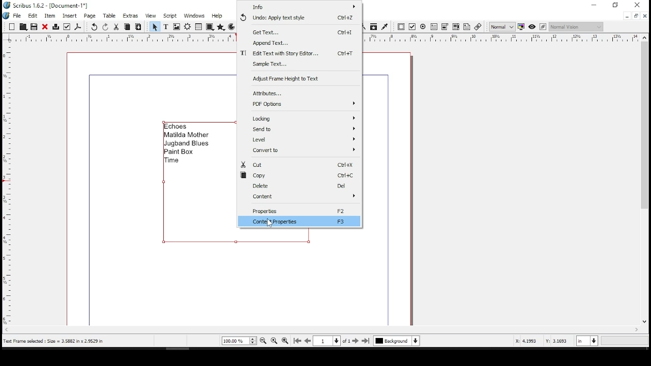 The height and width of the screenshot is (366, 651). What do you see at coordinates (423, 27) in the screenshot?
I see `PDF radio button` at bounding box center [423, 27].